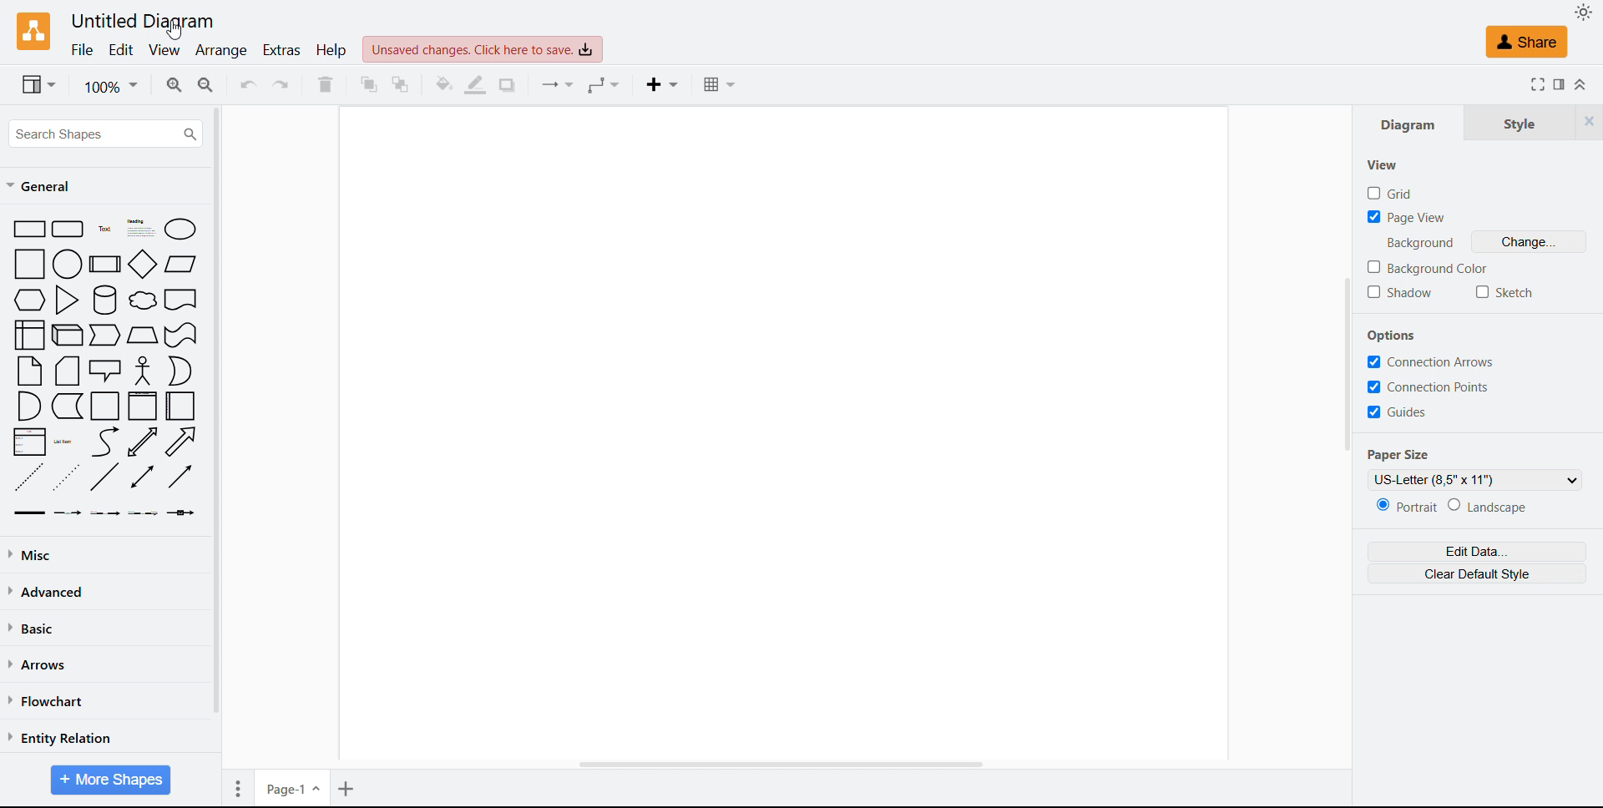 The height and width of the screenshot is (808, 1603). I want to click on view , so click(38, 83).